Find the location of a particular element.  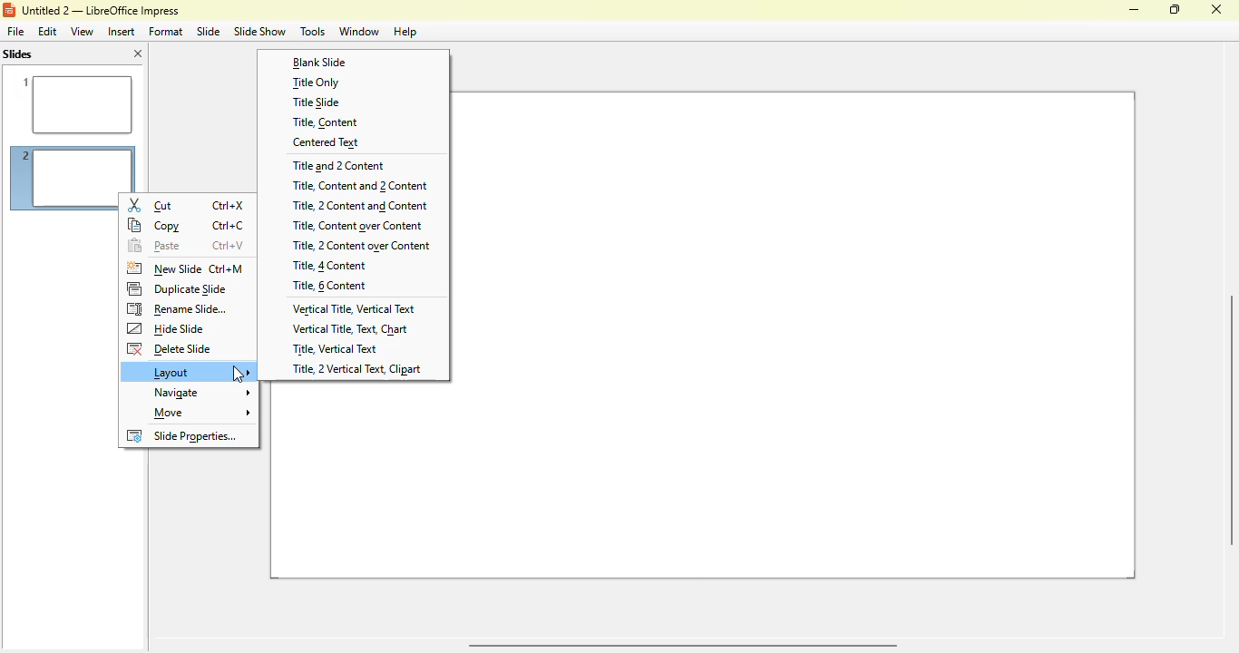

title, content is located at coordinates (326, 122).